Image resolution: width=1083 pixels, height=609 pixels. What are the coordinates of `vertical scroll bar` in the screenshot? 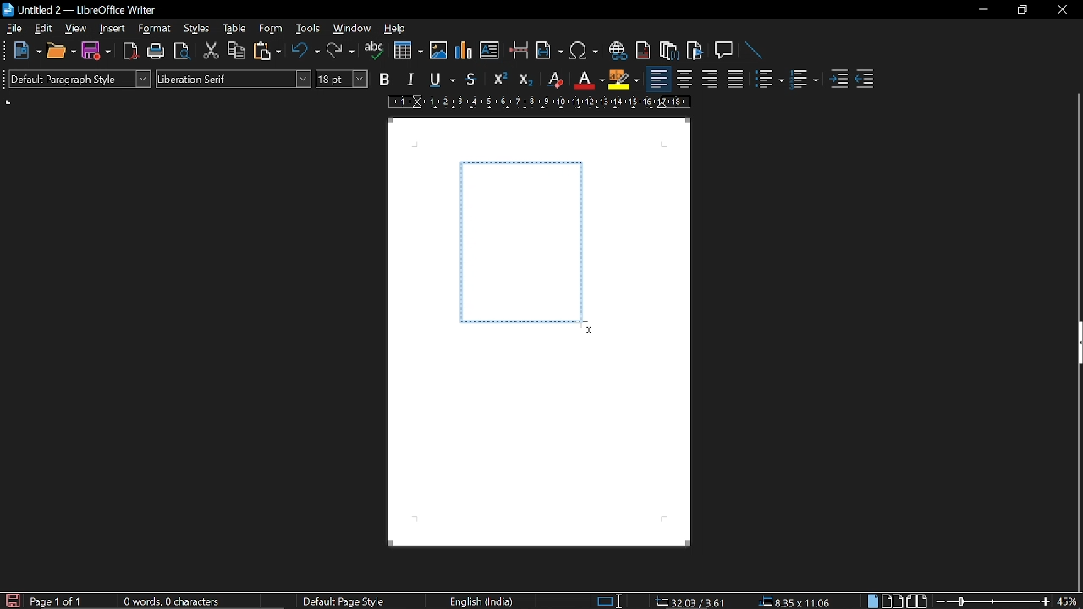 It's located at (1076, 205).